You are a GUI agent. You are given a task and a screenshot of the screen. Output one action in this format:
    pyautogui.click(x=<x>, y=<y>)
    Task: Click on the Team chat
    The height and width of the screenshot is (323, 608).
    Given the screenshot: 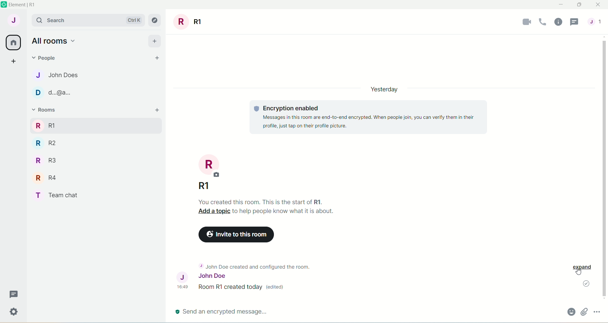 What is the action you would take?
    pyautogui.click(x=57, y=195)
    